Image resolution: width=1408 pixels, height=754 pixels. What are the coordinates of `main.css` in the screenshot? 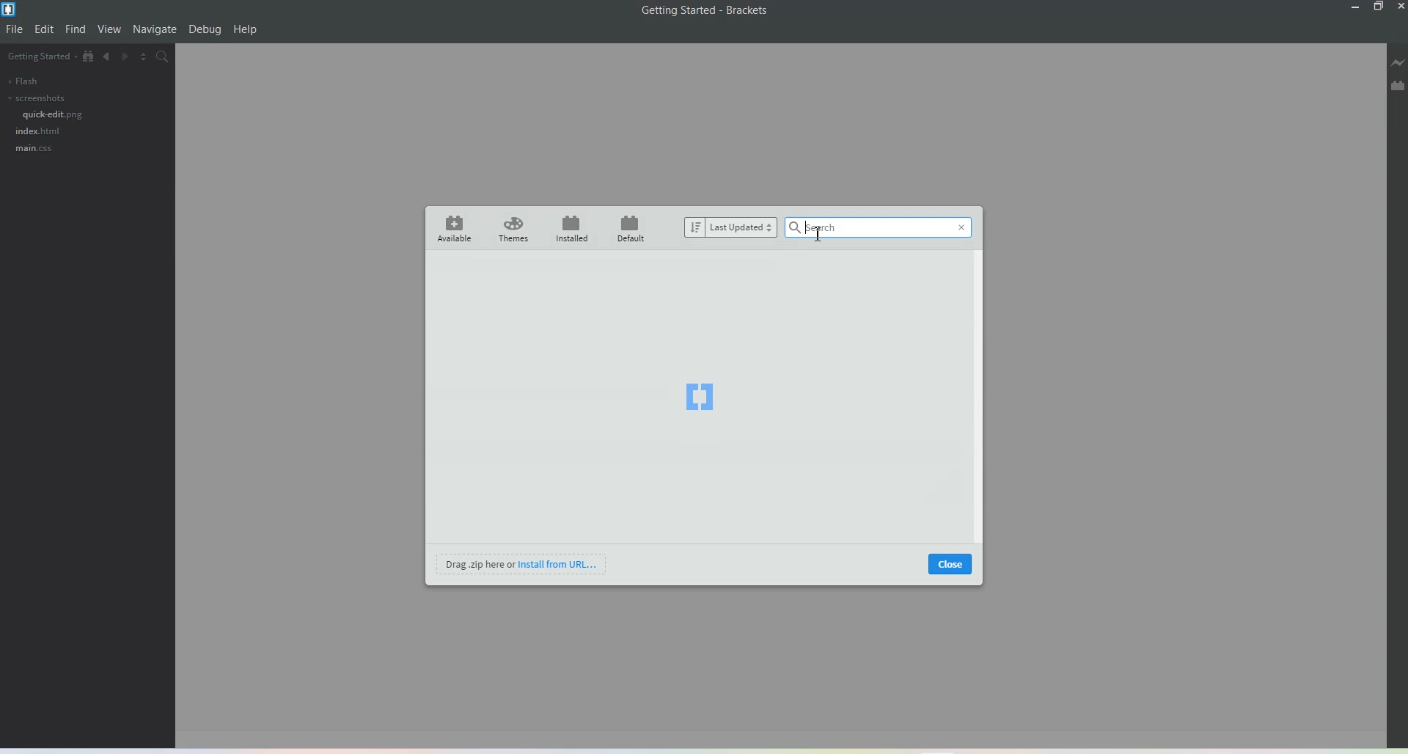 It's located at (33, 149).